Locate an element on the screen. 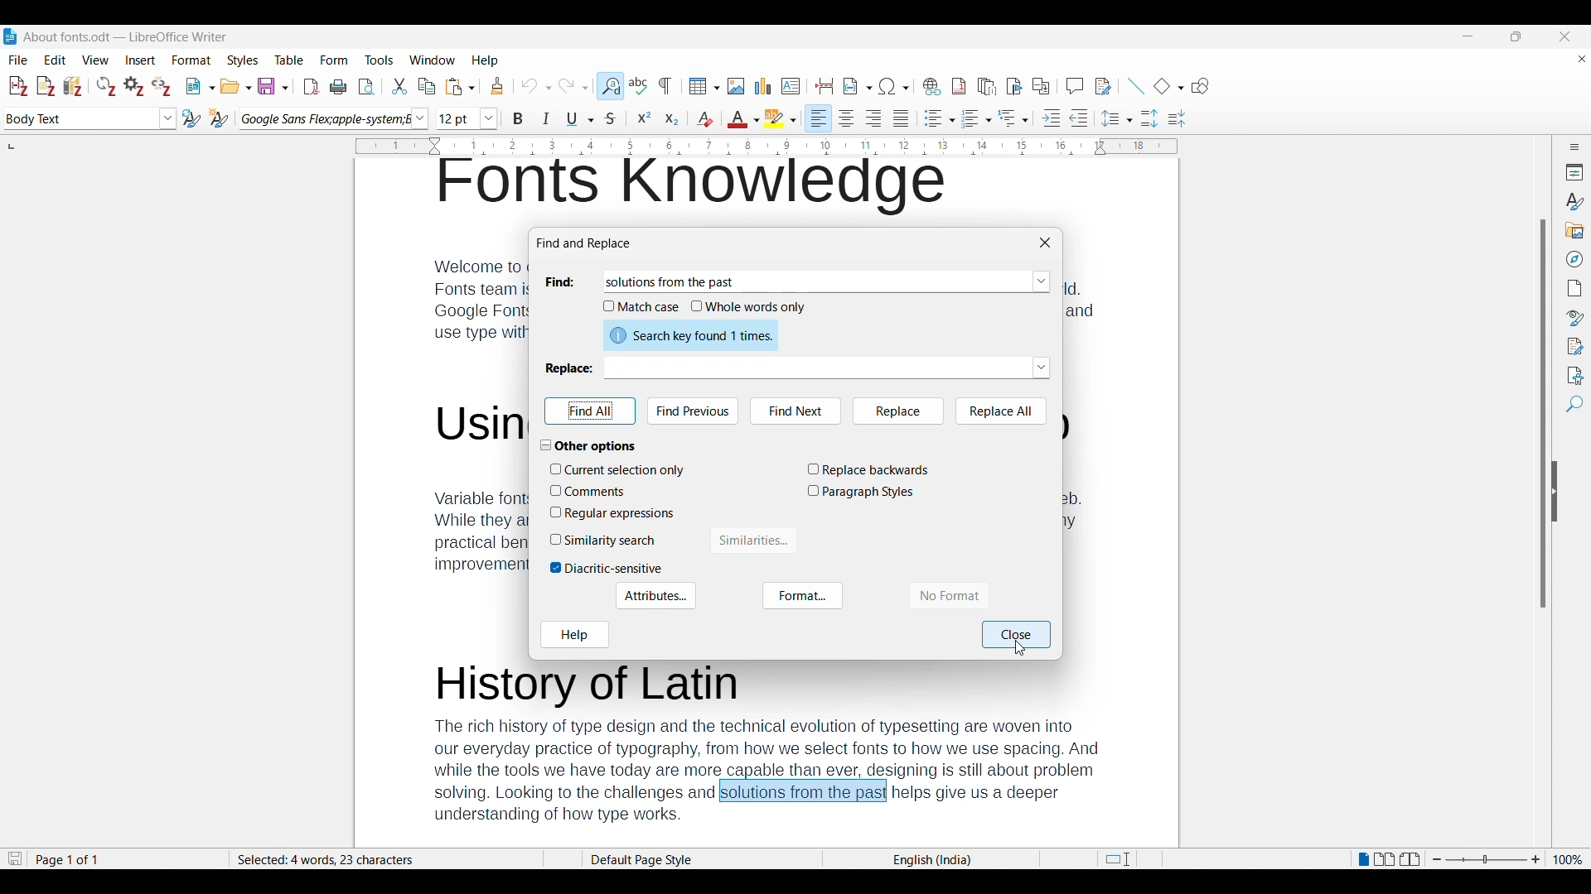  Multi page view is located at coordinates (1385, 859).